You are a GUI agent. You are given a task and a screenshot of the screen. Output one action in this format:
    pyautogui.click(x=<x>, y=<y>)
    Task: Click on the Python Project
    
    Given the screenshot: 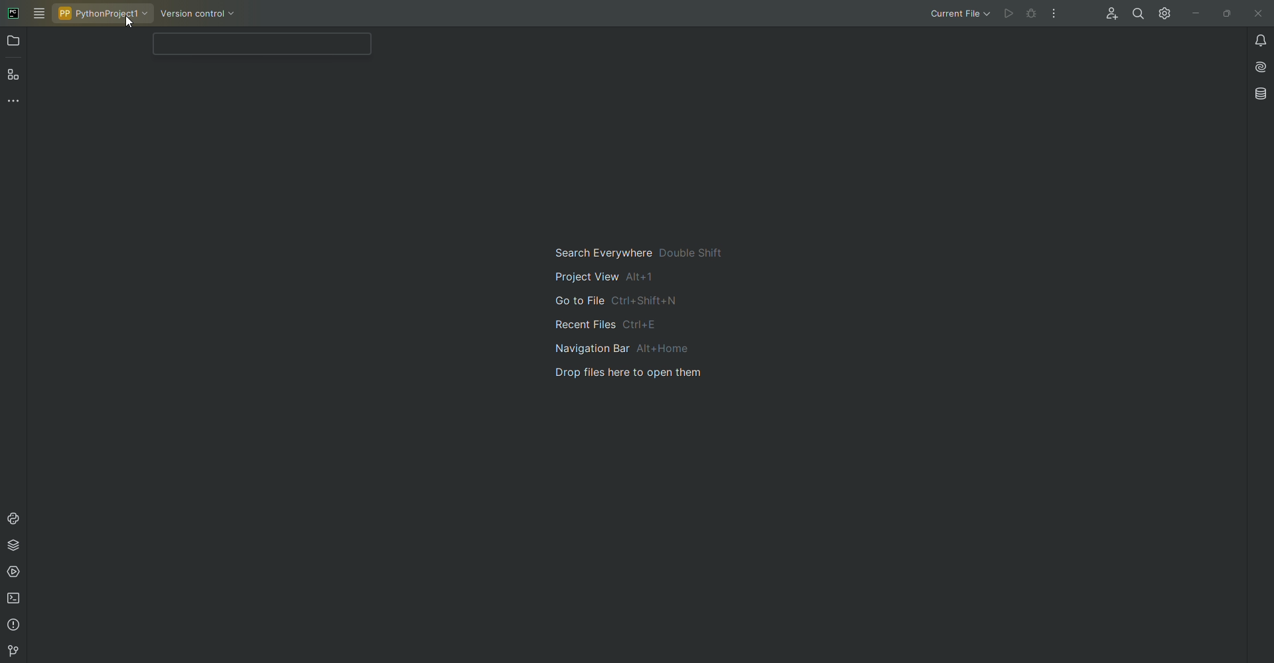 What is the action you would take?
    pyautogui.click(x=105, y=13)
    